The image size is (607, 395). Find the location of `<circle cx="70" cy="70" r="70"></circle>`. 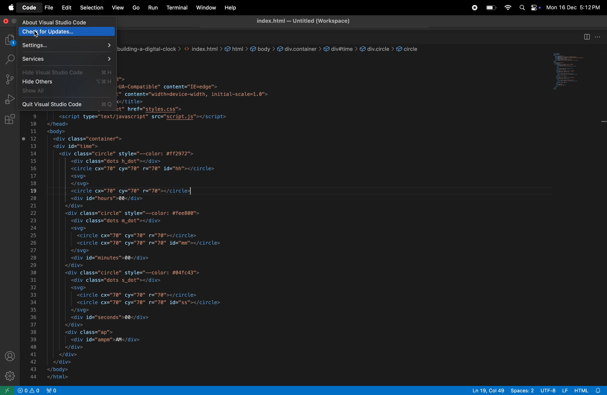

<circle cx="70" cy="70" r="70"></circle> is located at coordinates (142, 295).